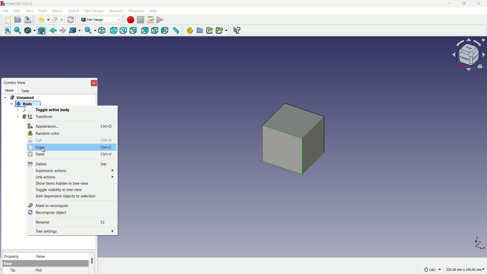 The image size is (487, 274). What do you see at coordinates (27, 90) in the screenshot?
I see `task` at bounding box center [27, 90].